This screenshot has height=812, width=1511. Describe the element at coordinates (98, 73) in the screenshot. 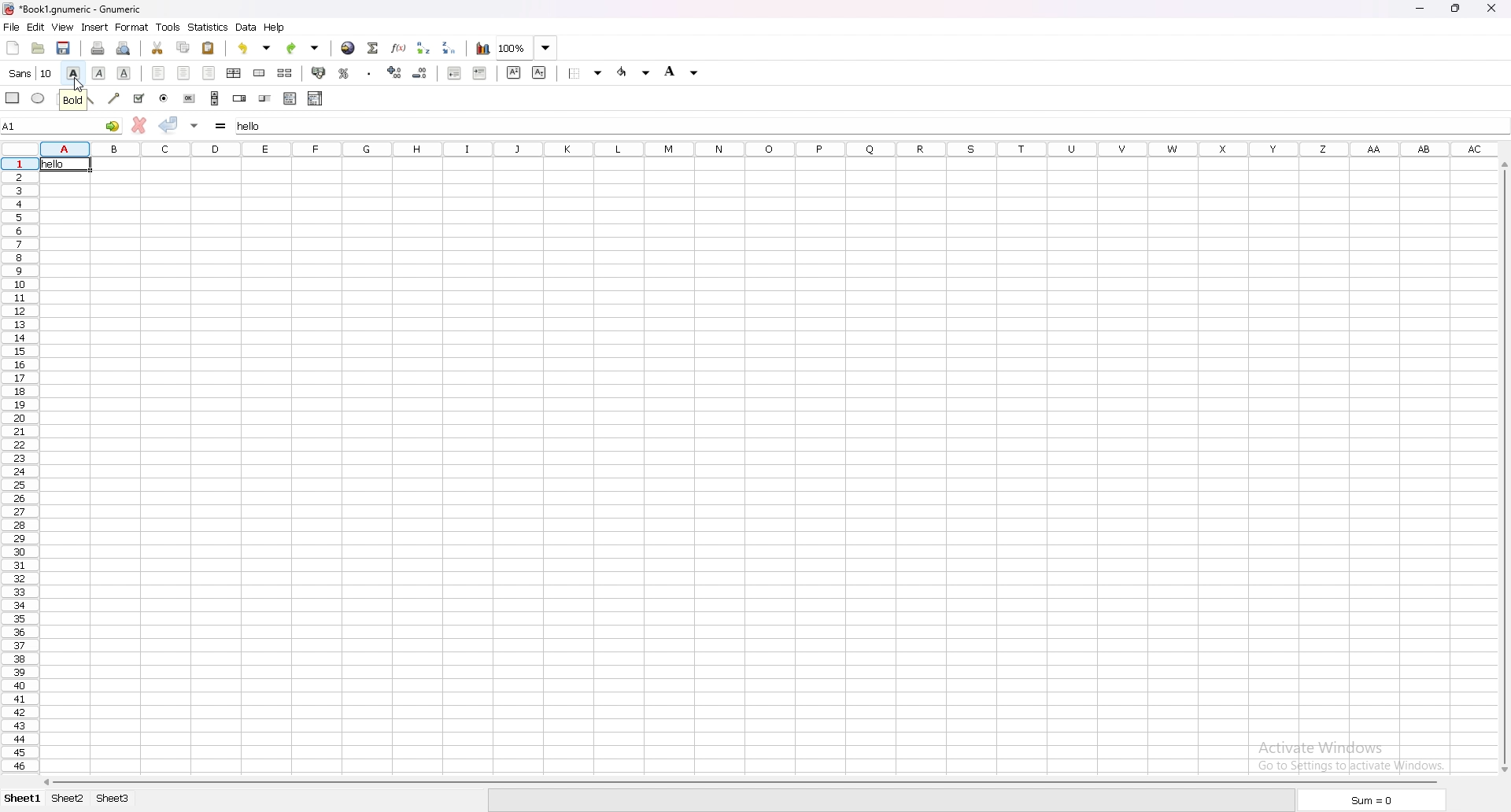

I see `italic` at that location.